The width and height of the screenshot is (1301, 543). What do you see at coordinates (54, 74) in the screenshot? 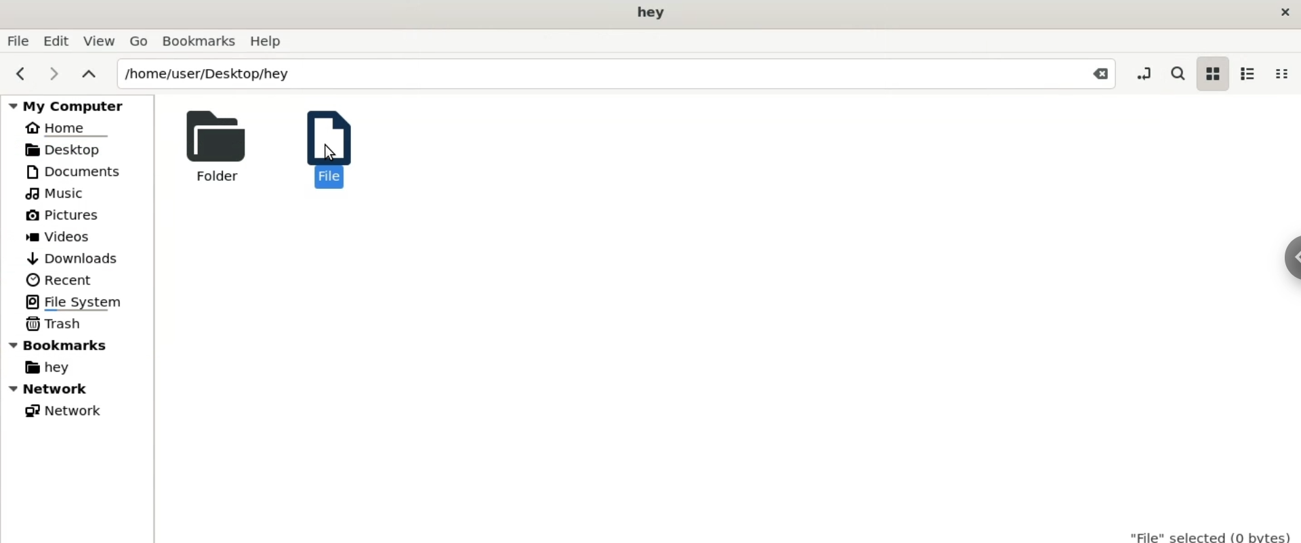
I see `next` at bounding box center [54, 74].